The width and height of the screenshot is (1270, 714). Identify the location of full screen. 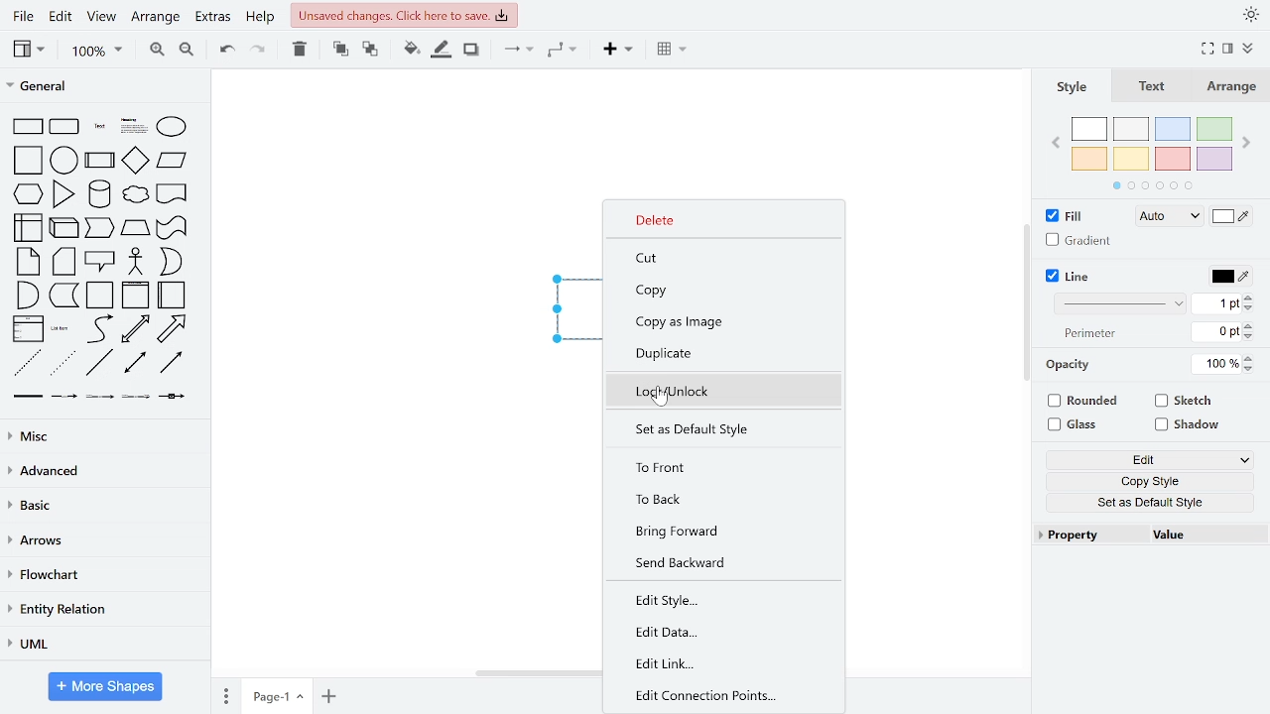
(1208, 48).